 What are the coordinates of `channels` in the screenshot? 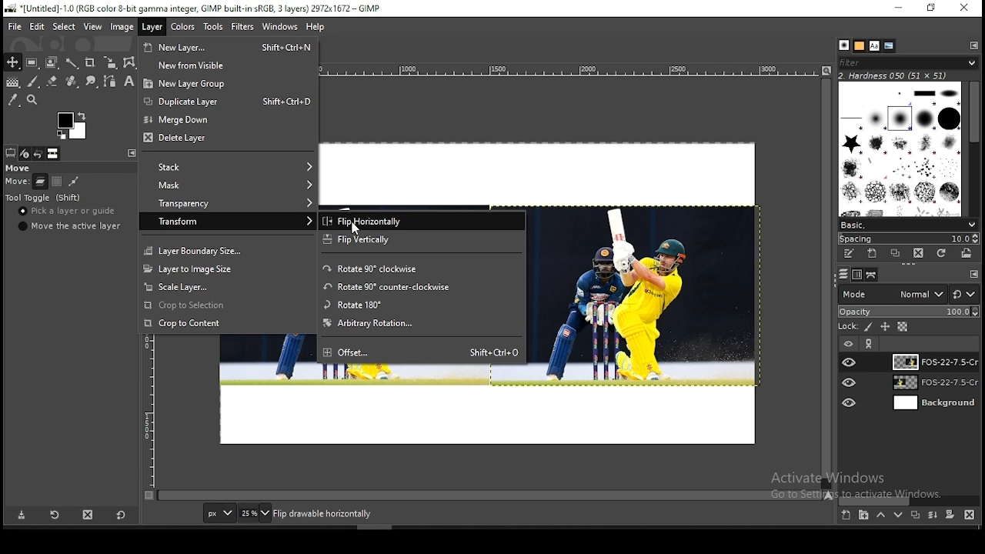 It's located at (856, 275).